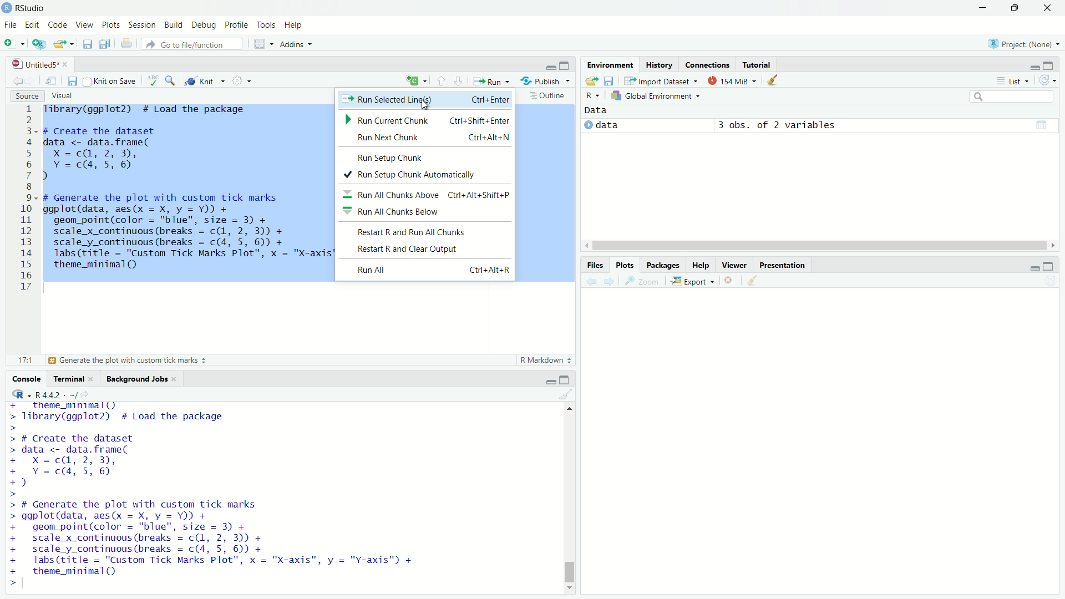 This screenshot has height=599, width=1065. I want to click on scrollbar, so click(816, 245).